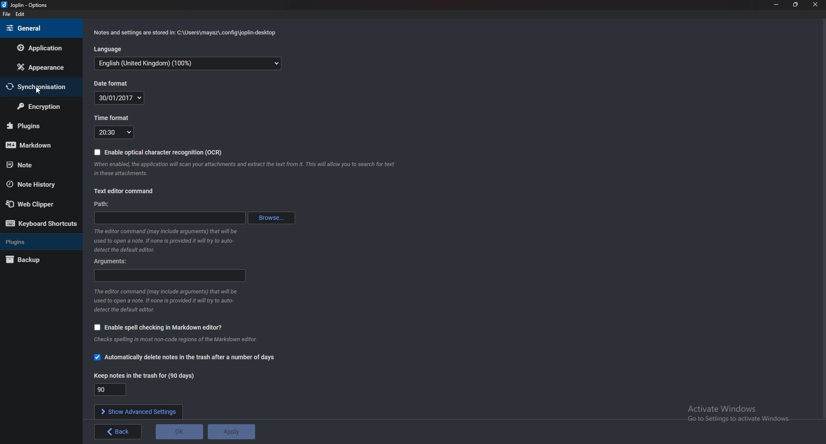  What do you see at coordinates (181, 340) in the screenshot?
I see `Info` at bounding box center [181, 340].